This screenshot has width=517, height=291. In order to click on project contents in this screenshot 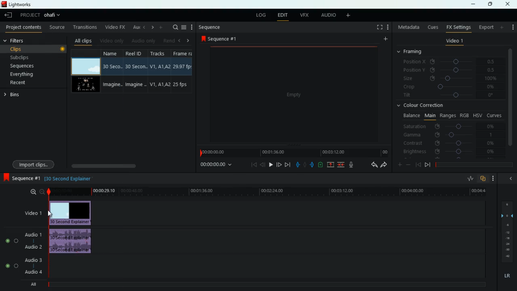, I will do `click(23, 28)`.